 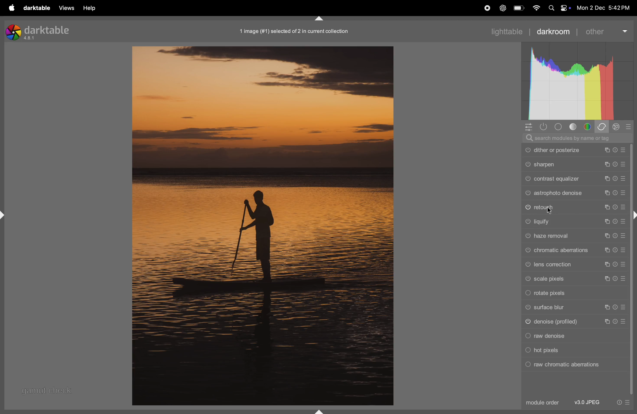 I want to click on Cursor, so click(x=549, y=211).